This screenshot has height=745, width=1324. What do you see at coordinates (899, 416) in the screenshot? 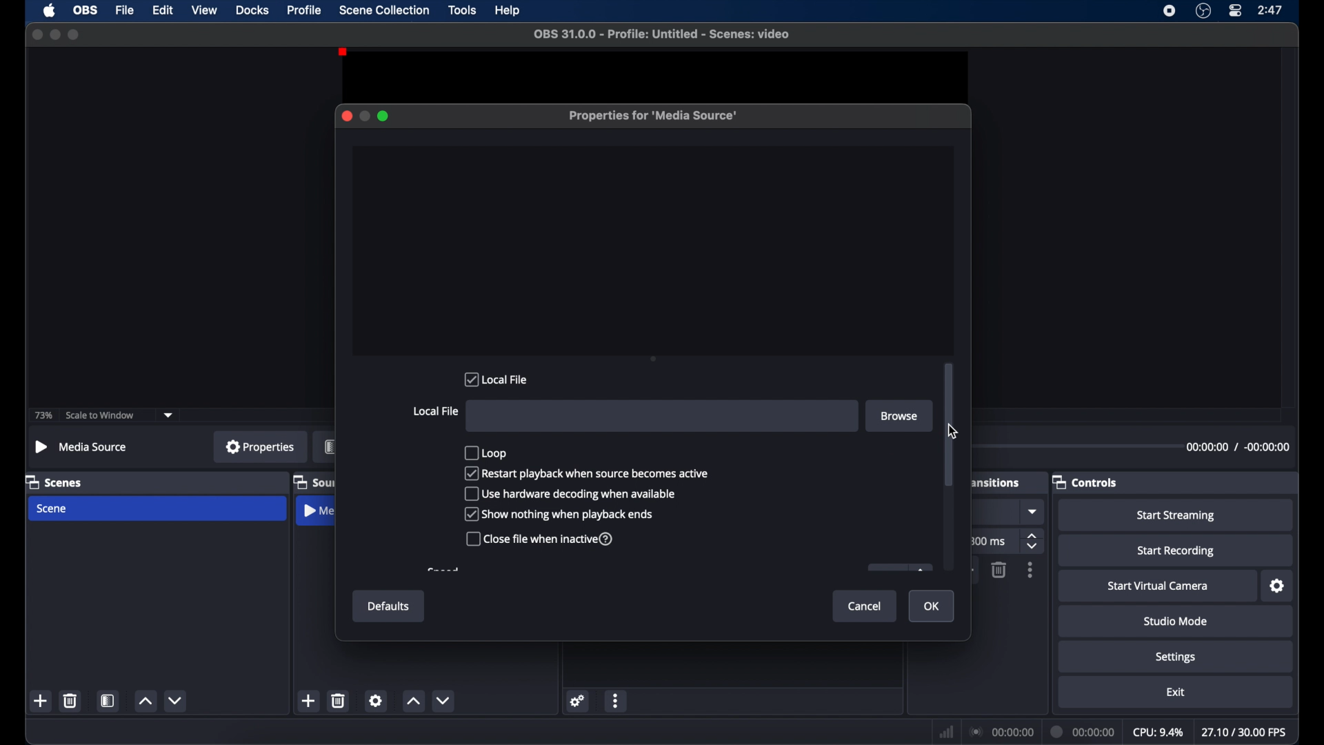
I see `browse` at bounding box center [899, 416].